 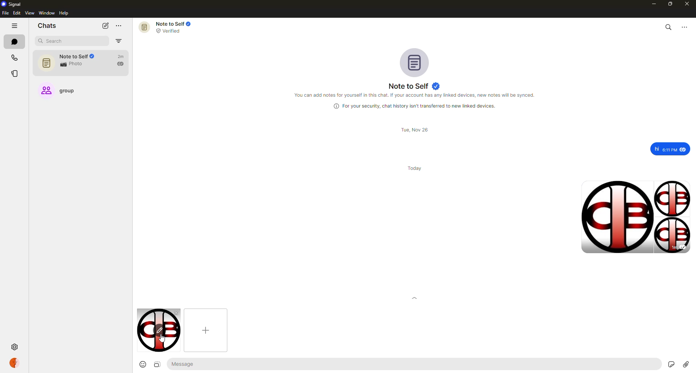 What do you see at coordinates (119, 41) in the screenshot?
I see `filter` at bounding box center [119, 41].